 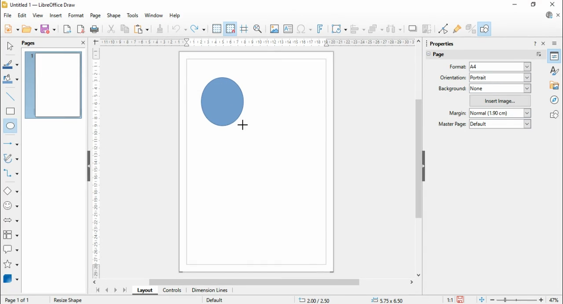 What do you see at coordinates (428, 29) in the screenshot?
I see `crop image` at bounding box center [428, 29].